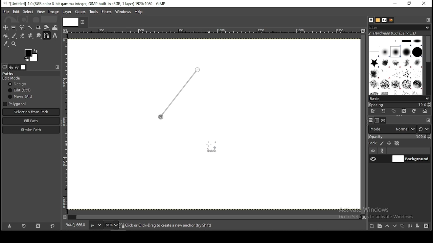 Image resolution: width=433 pixels, height=243 pixels. Describe the element at coordinates (21, 97) in the screenshot. I see `move` at that location.